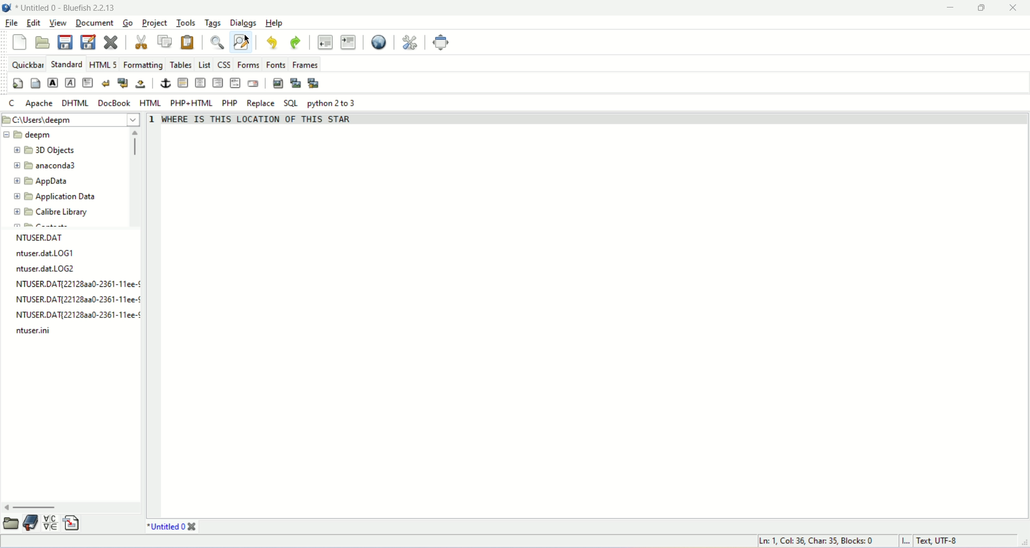 The image size is (1030, 548). Describe the element at coordinates (273, 23) in the screenshot. I see `help` at that location.